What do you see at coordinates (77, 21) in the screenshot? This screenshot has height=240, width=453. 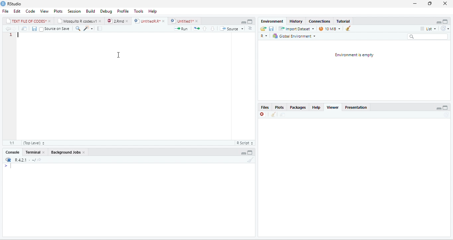 I see `‘Mosquito R codes.v1` at bounding box center [77, 21].